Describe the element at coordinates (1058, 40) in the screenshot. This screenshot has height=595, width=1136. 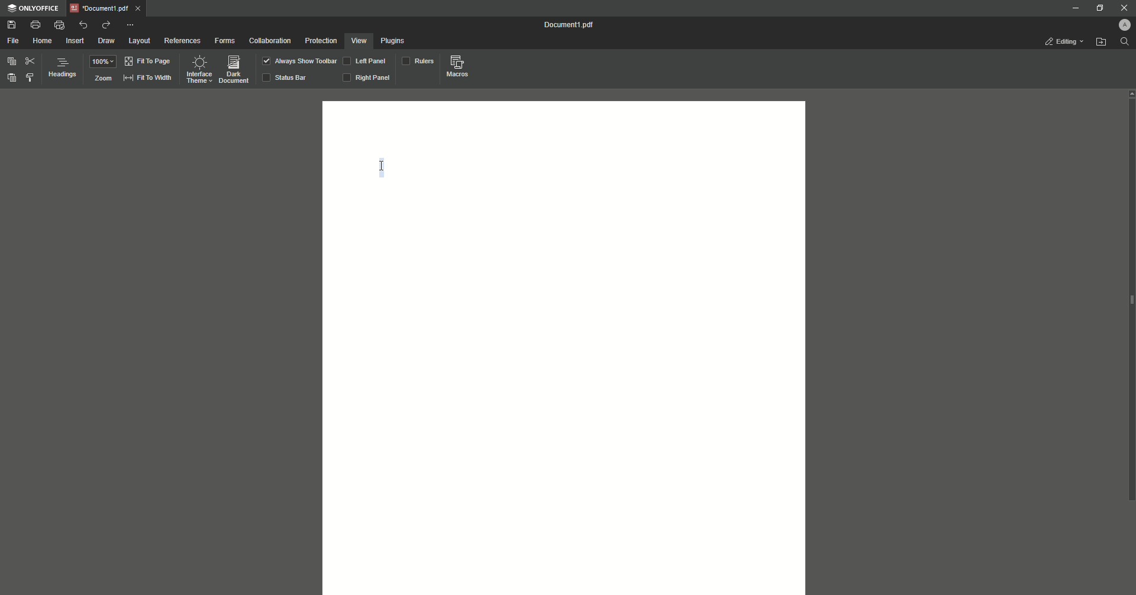
I see `Editing` at that location.